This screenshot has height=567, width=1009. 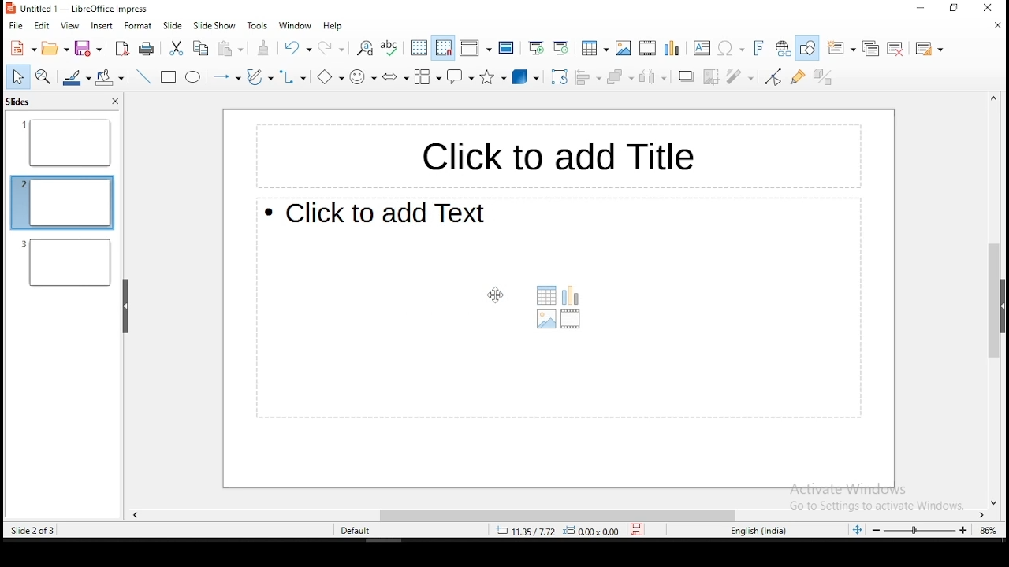 What do you see at coordinates (291, 77) in the screenshot?
I see `connectors` at bounding box center [291, 77].